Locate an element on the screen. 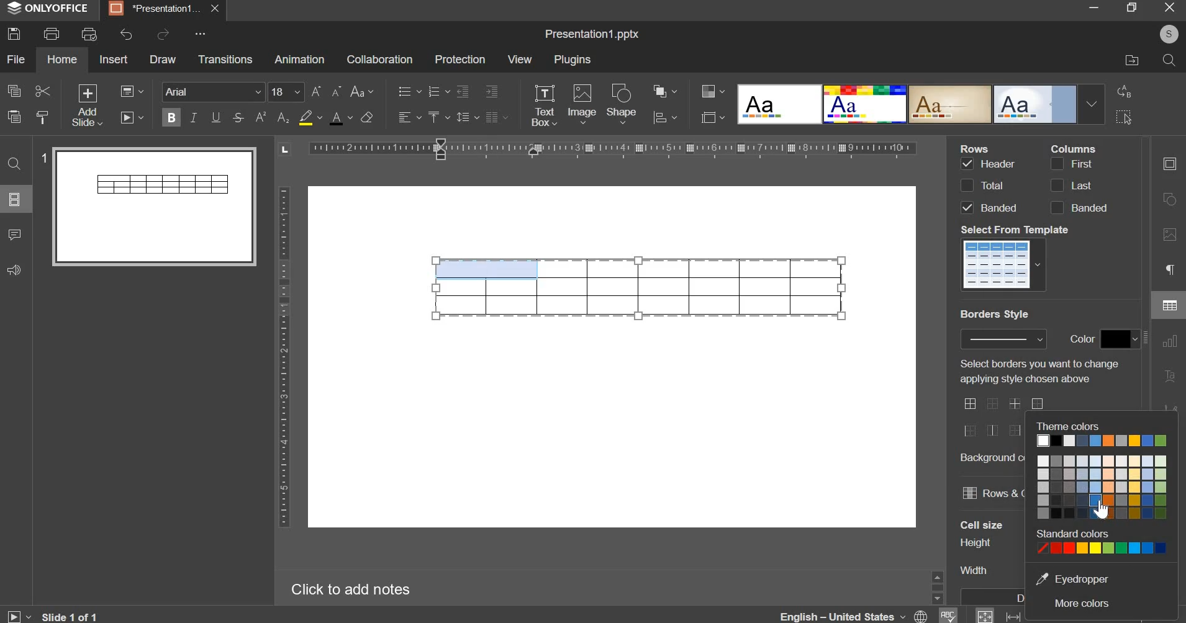 Image resolution: width=1186 pixels, height=623 pixels. chart settings is located at coordinates (665, 117).